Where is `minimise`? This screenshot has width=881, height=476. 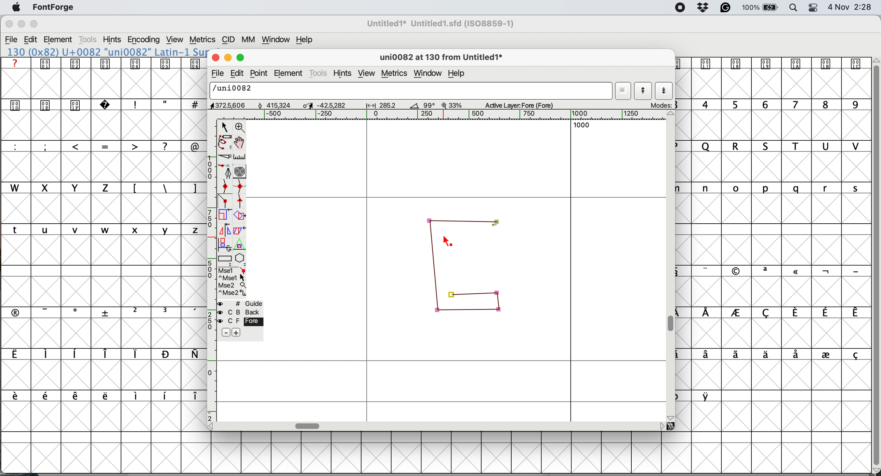
minimise is located at coordinates (21, 24).